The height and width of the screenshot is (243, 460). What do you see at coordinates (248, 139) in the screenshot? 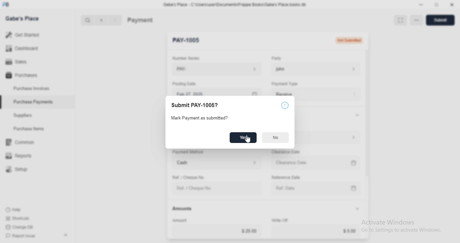
I see `cursor` at bounding box center [248, 139].